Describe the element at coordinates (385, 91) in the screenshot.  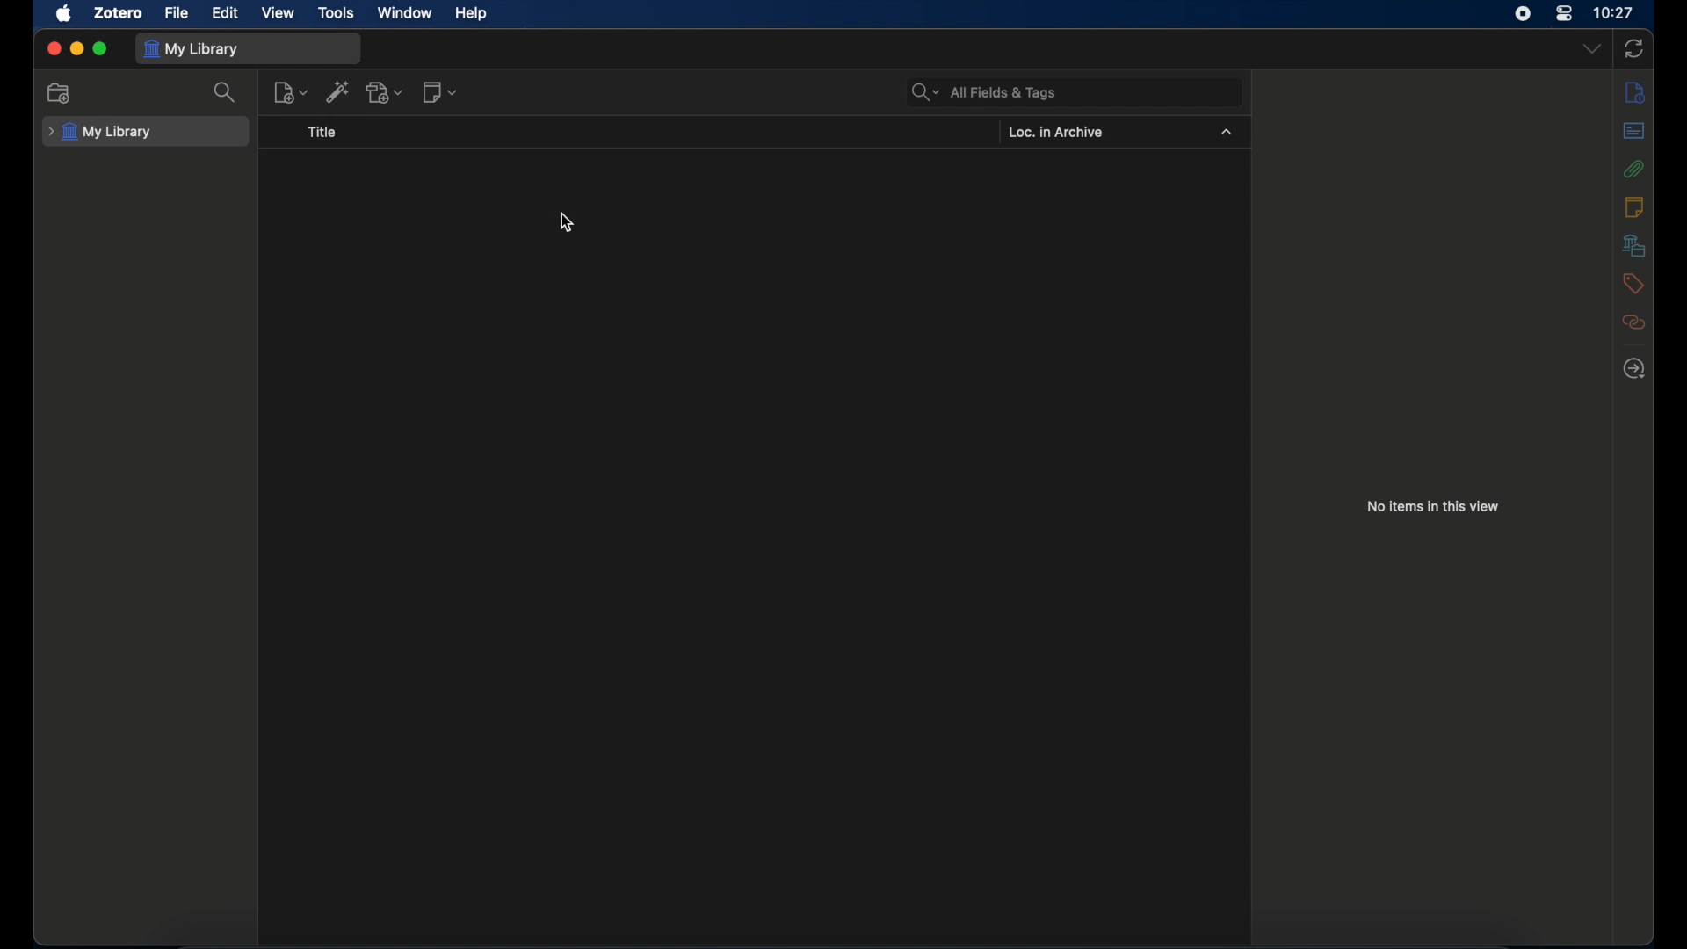
I see `add attachments` at that location.